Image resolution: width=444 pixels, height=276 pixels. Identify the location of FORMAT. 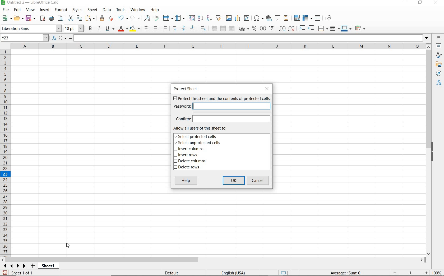
(60, 10).